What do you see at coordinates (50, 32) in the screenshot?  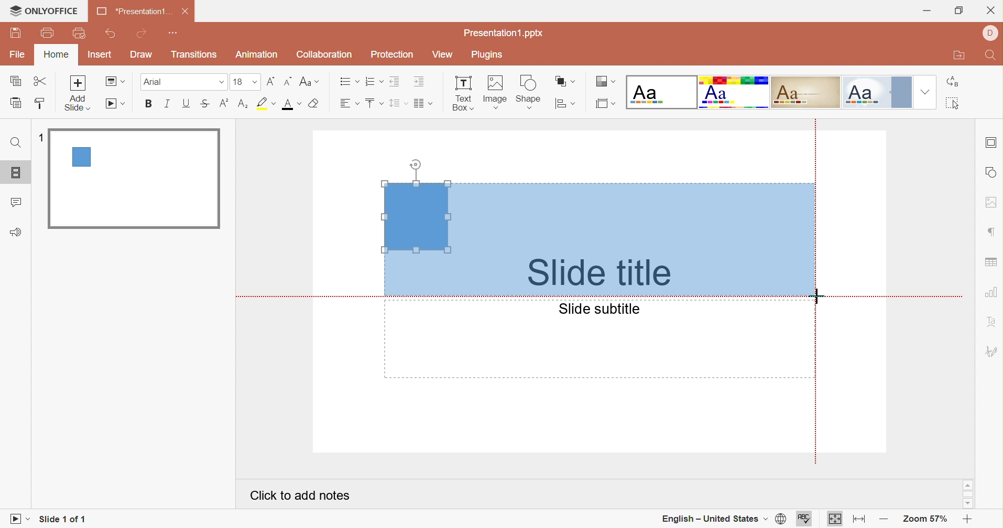 I see `Print file` at bounding box center [50, 32].